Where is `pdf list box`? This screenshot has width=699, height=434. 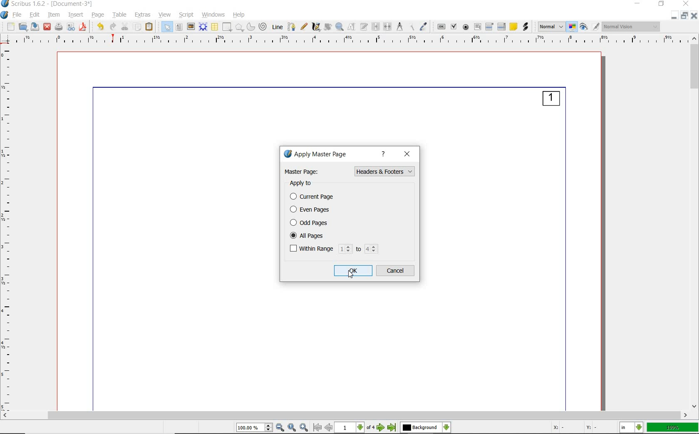
pdf list box is located at coordinates (502, 27).